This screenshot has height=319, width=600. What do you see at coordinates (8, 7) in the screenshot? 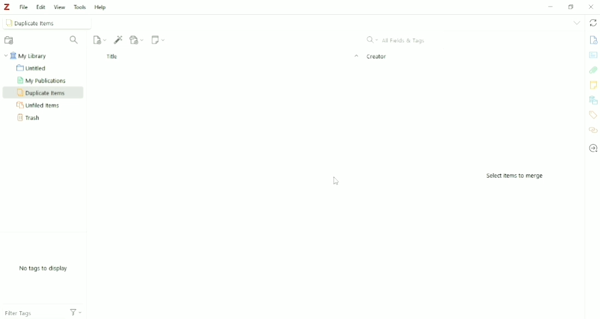
I see `Logo` at bounding box center [8, 7].